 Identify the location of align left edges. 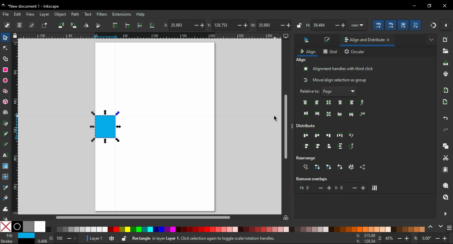
(317, 102).